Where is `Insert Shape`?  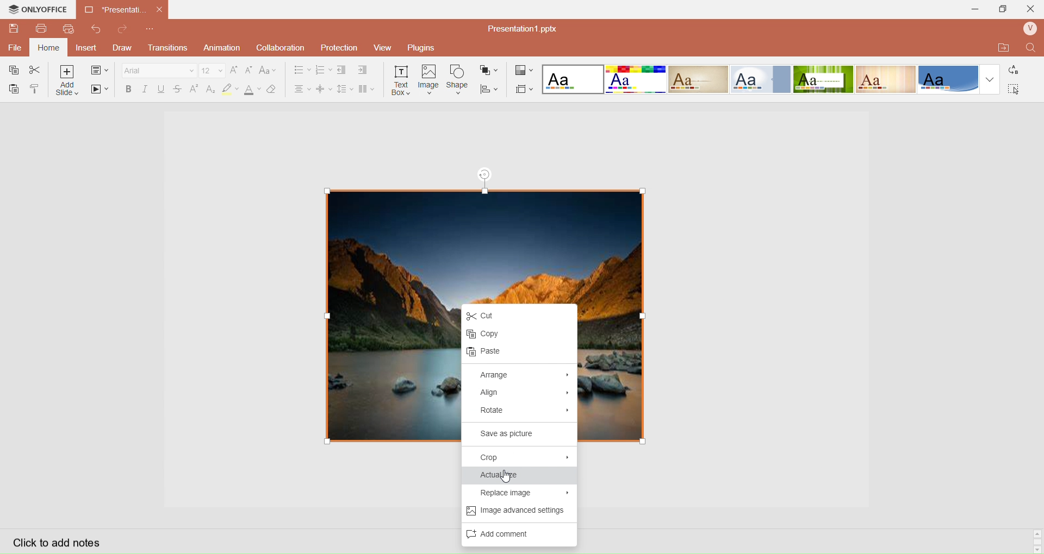
Insert Shape is located at coordinates (458, 80).